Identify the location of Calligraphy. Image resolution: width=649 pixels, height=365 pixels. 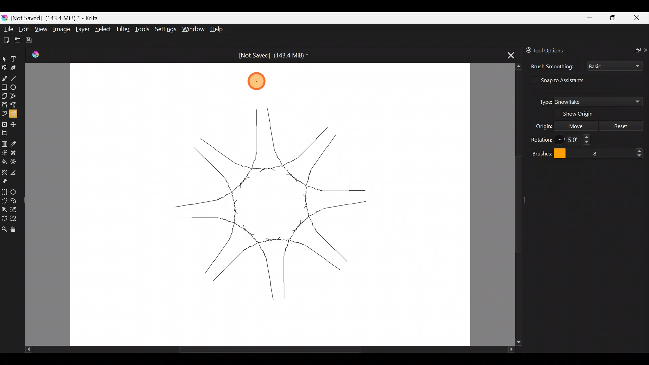
(16, 67).